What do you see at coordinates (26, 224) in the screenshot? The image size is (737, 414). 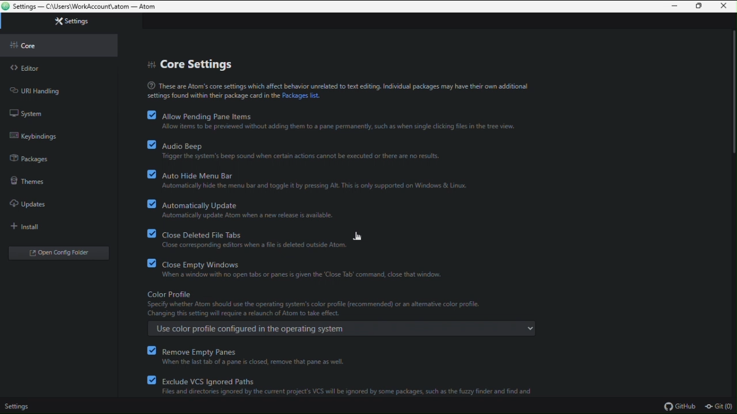 I see `install` at bounding box center [26, 224].